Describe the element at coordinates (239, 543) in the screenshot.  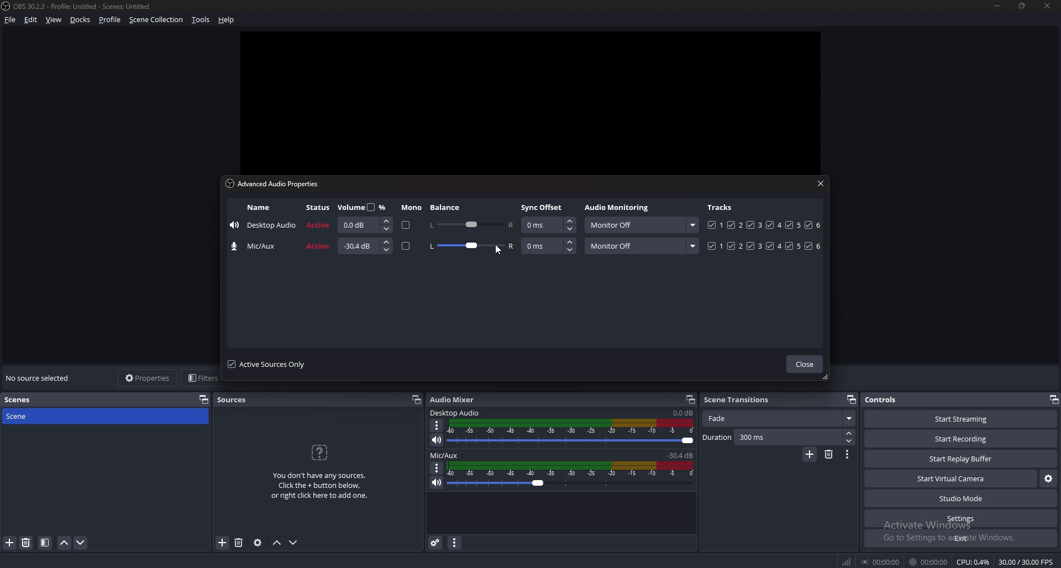
I see `remove source` at that location.